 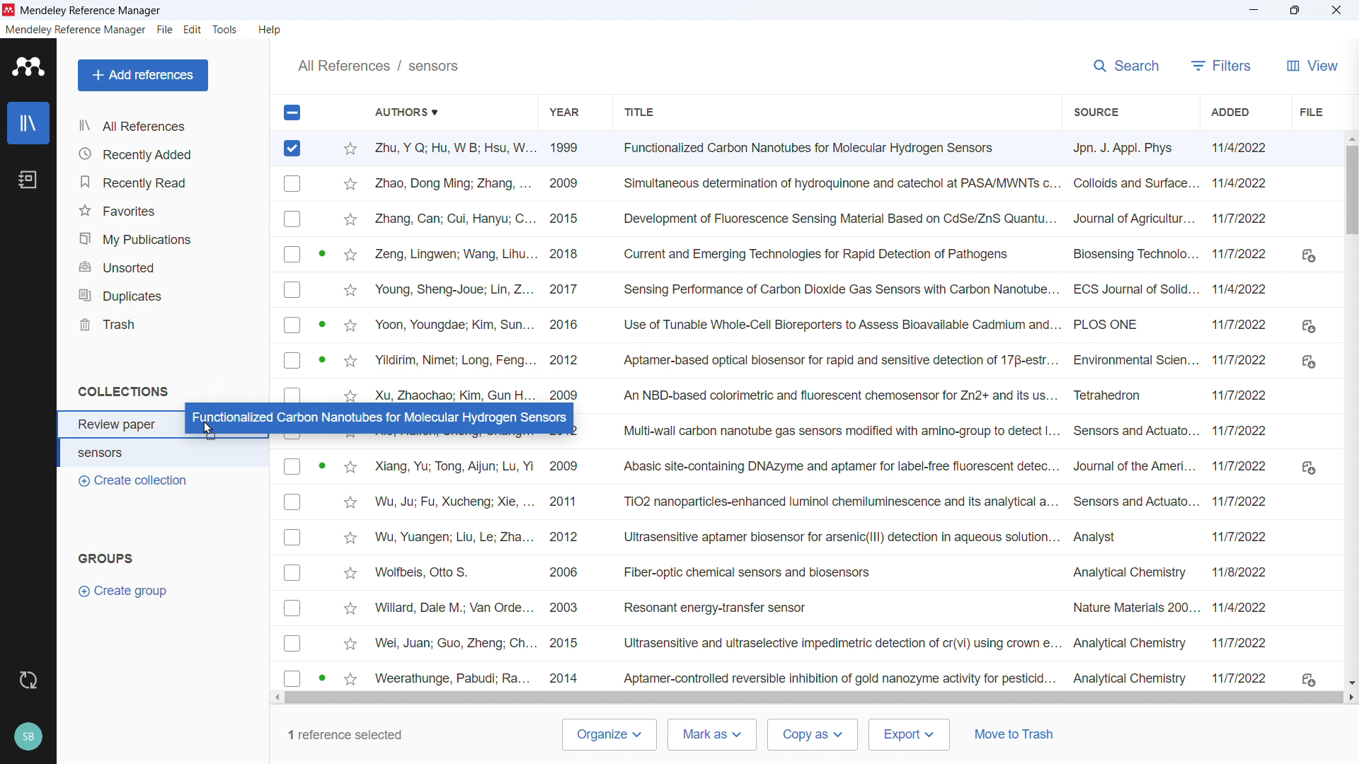 What do you see at coordinates (1351, 683) in the screenshot?
I see `Scroll down ` at bounding box center [1351, 683].